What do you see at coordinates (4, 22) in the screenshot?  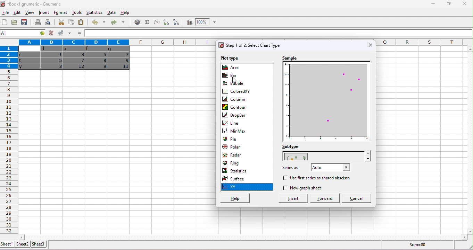 I see `new` at bounding box center [4, 22].